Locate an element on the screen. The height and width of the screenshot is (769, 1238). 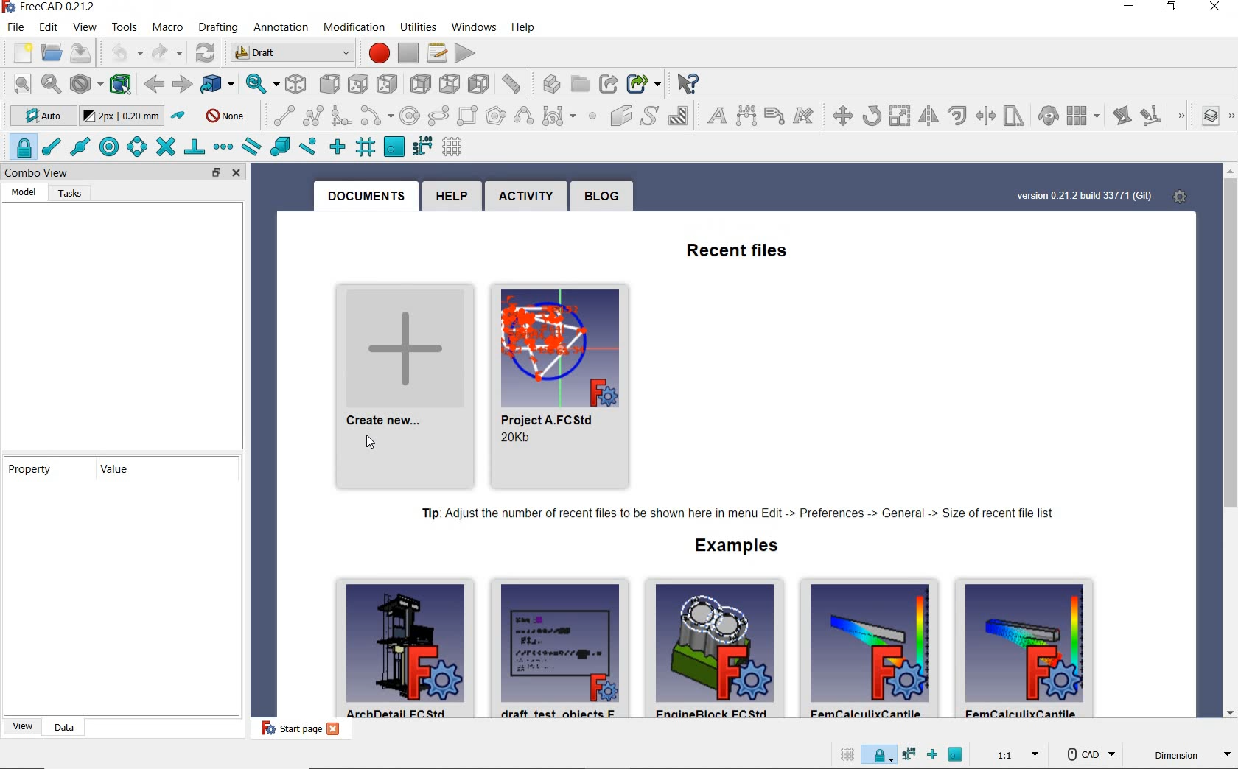
view is located at coordinates (80, 26).